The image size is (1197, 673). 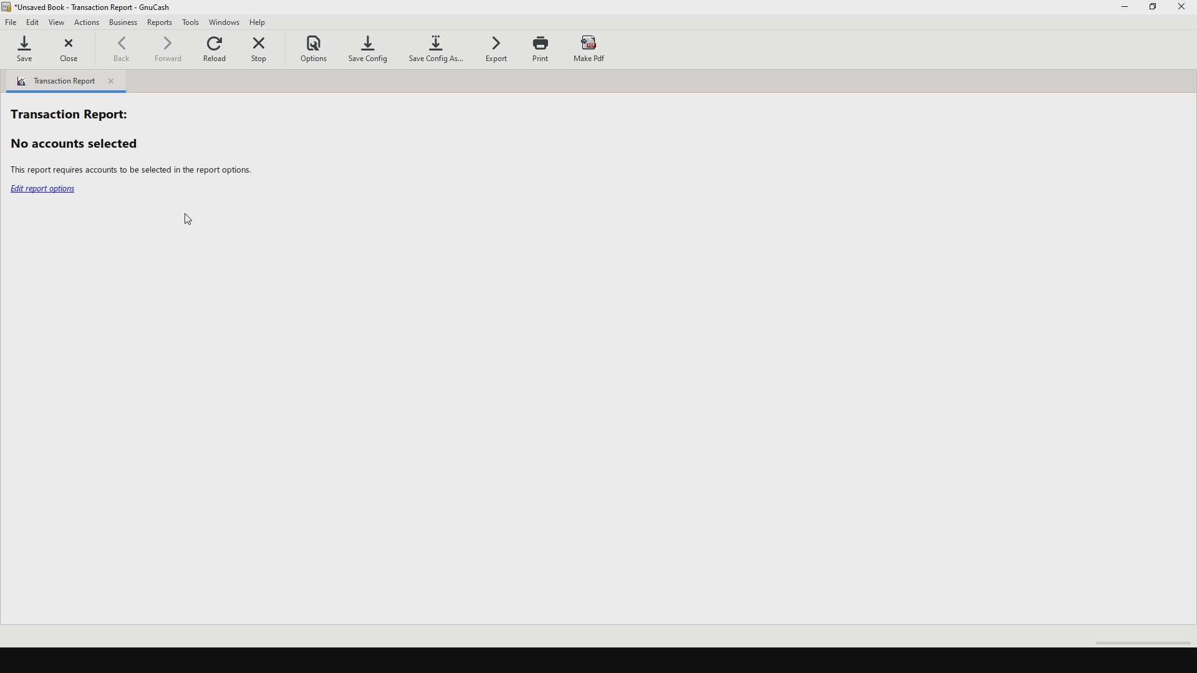 I want to click on edit report options, so click(x=45, y=191).